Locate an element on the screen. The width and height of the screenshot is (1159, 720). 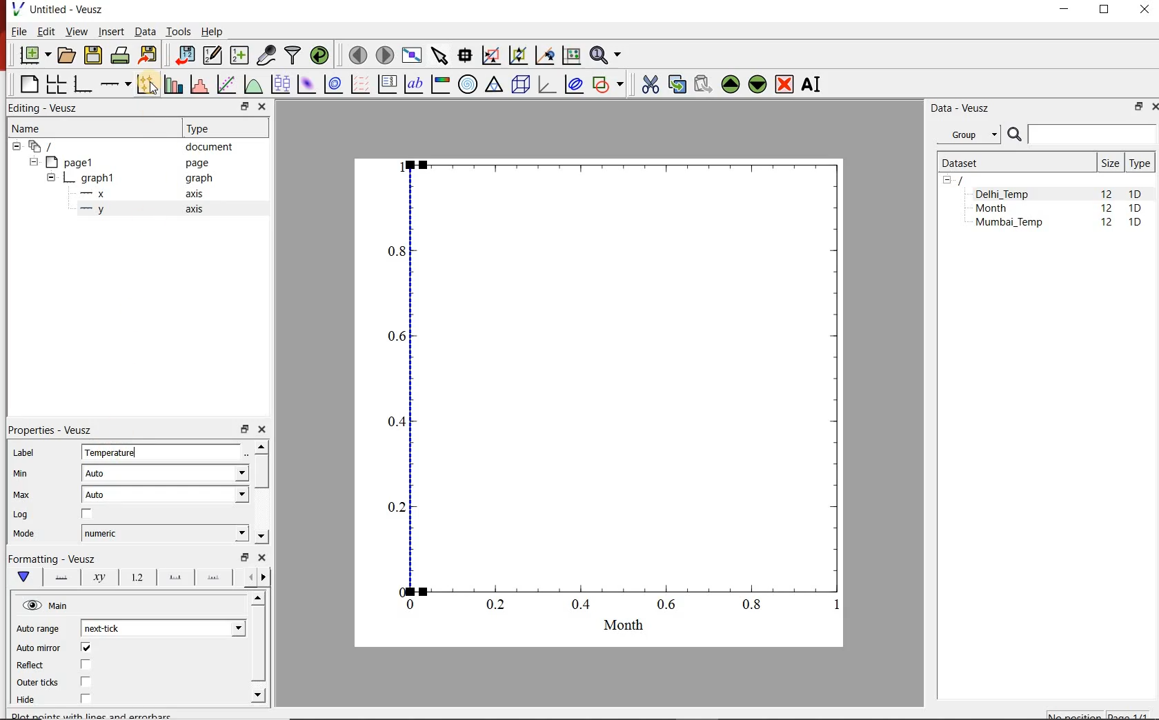
plot a vector field is located at coordinates (359, 85).